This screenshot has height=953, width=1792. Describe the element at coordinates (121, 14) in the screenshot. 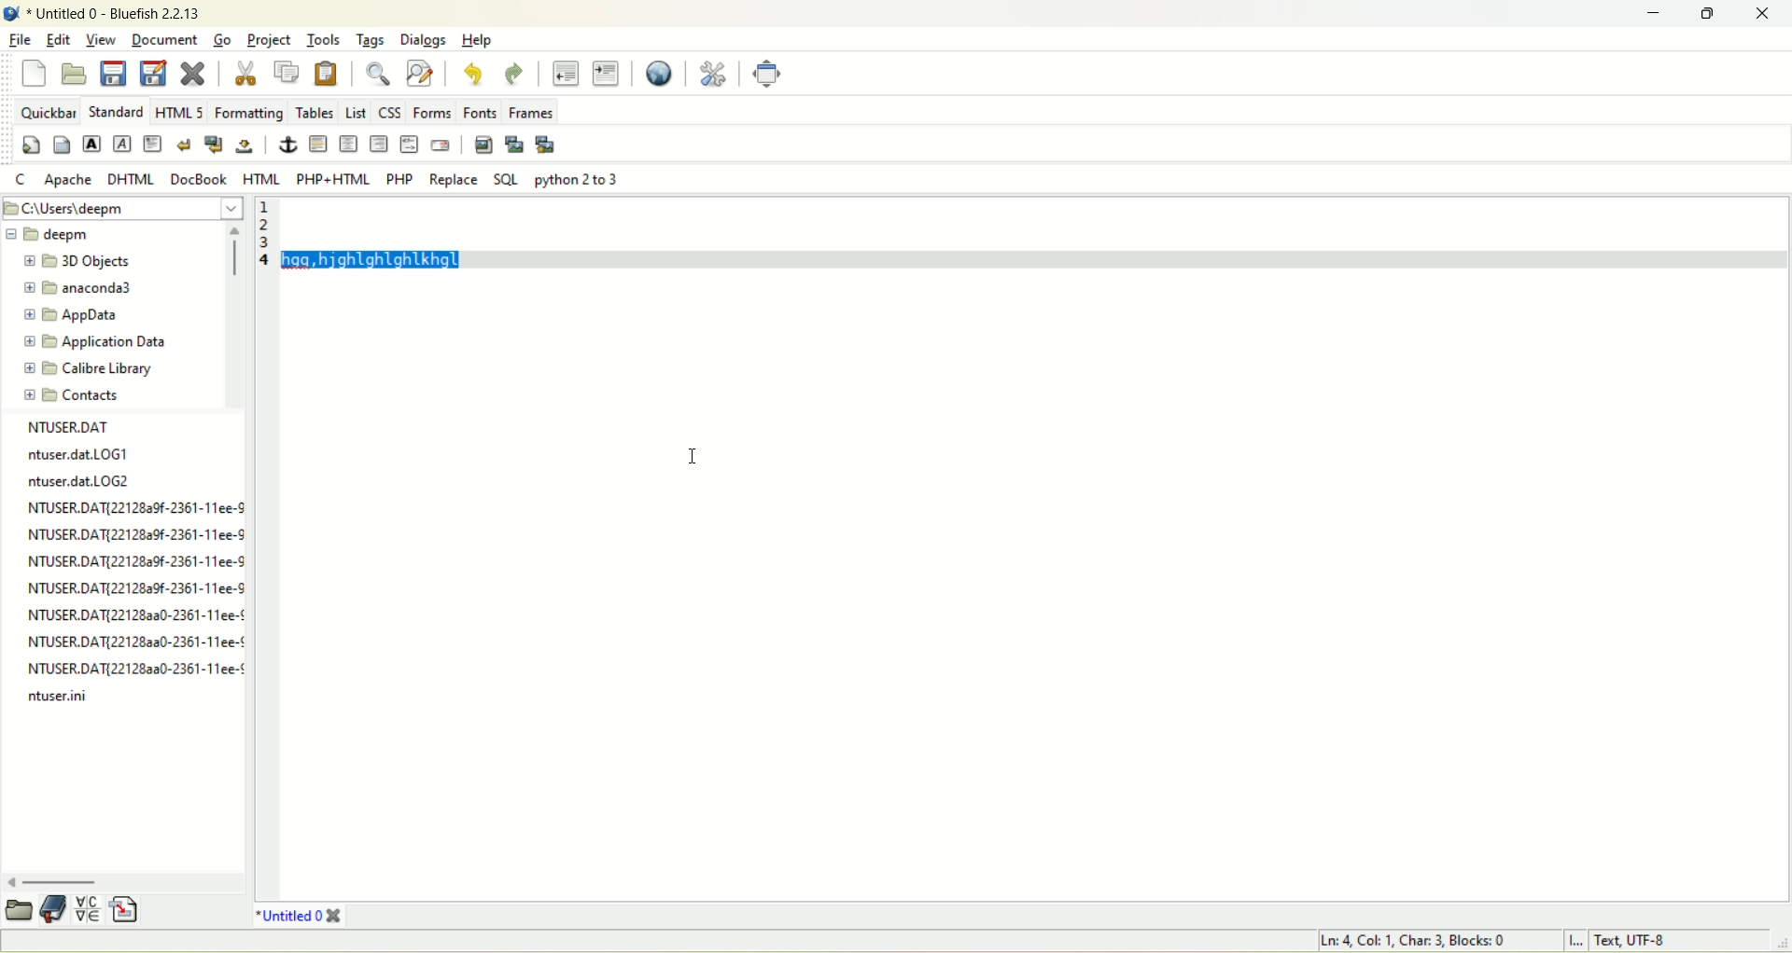

I see `document name` at that location.